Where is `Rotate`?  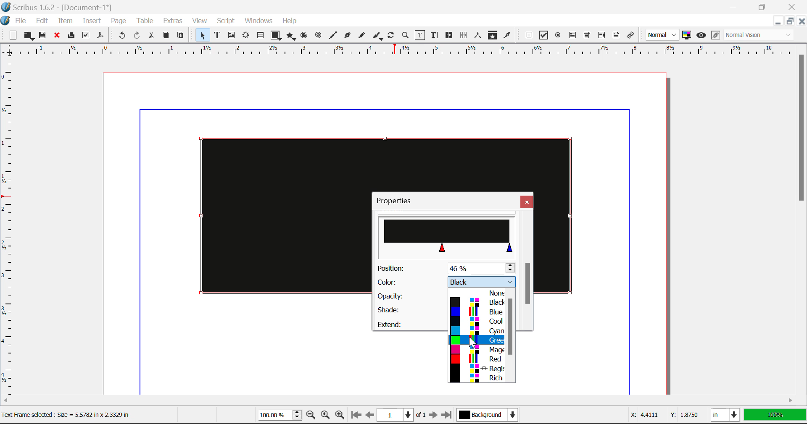
Rotate is located at coordinates (391, 35).